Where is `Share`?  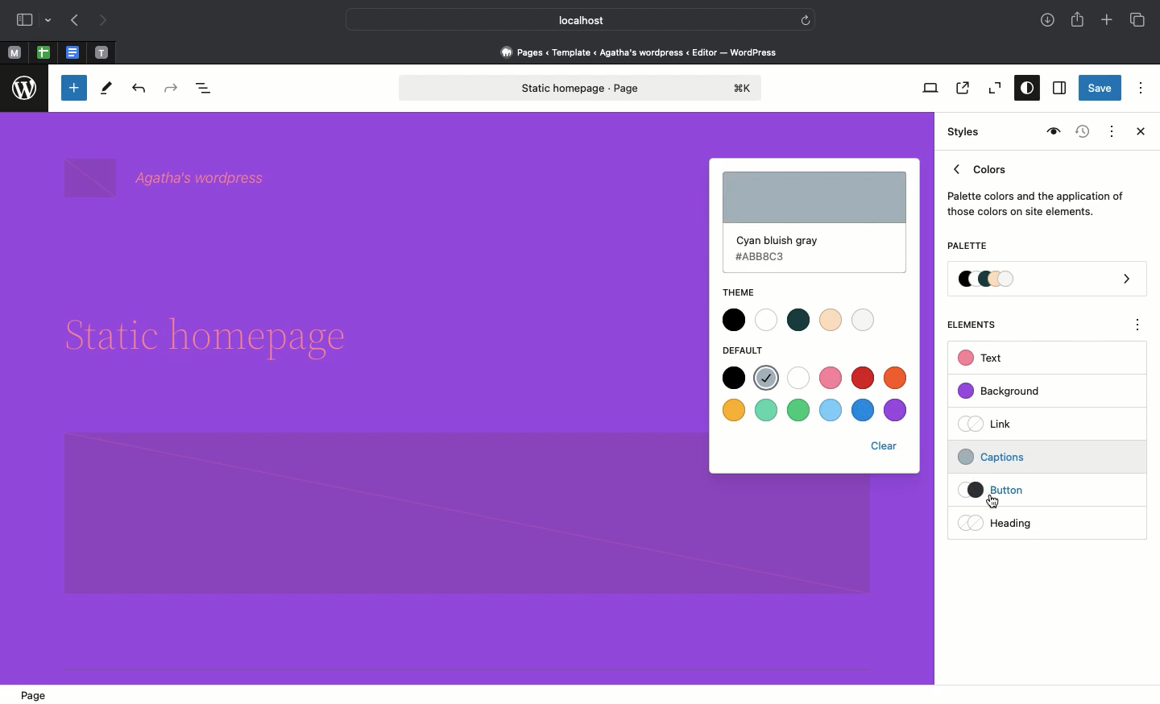 Share is located at coordinates (1079, 19).